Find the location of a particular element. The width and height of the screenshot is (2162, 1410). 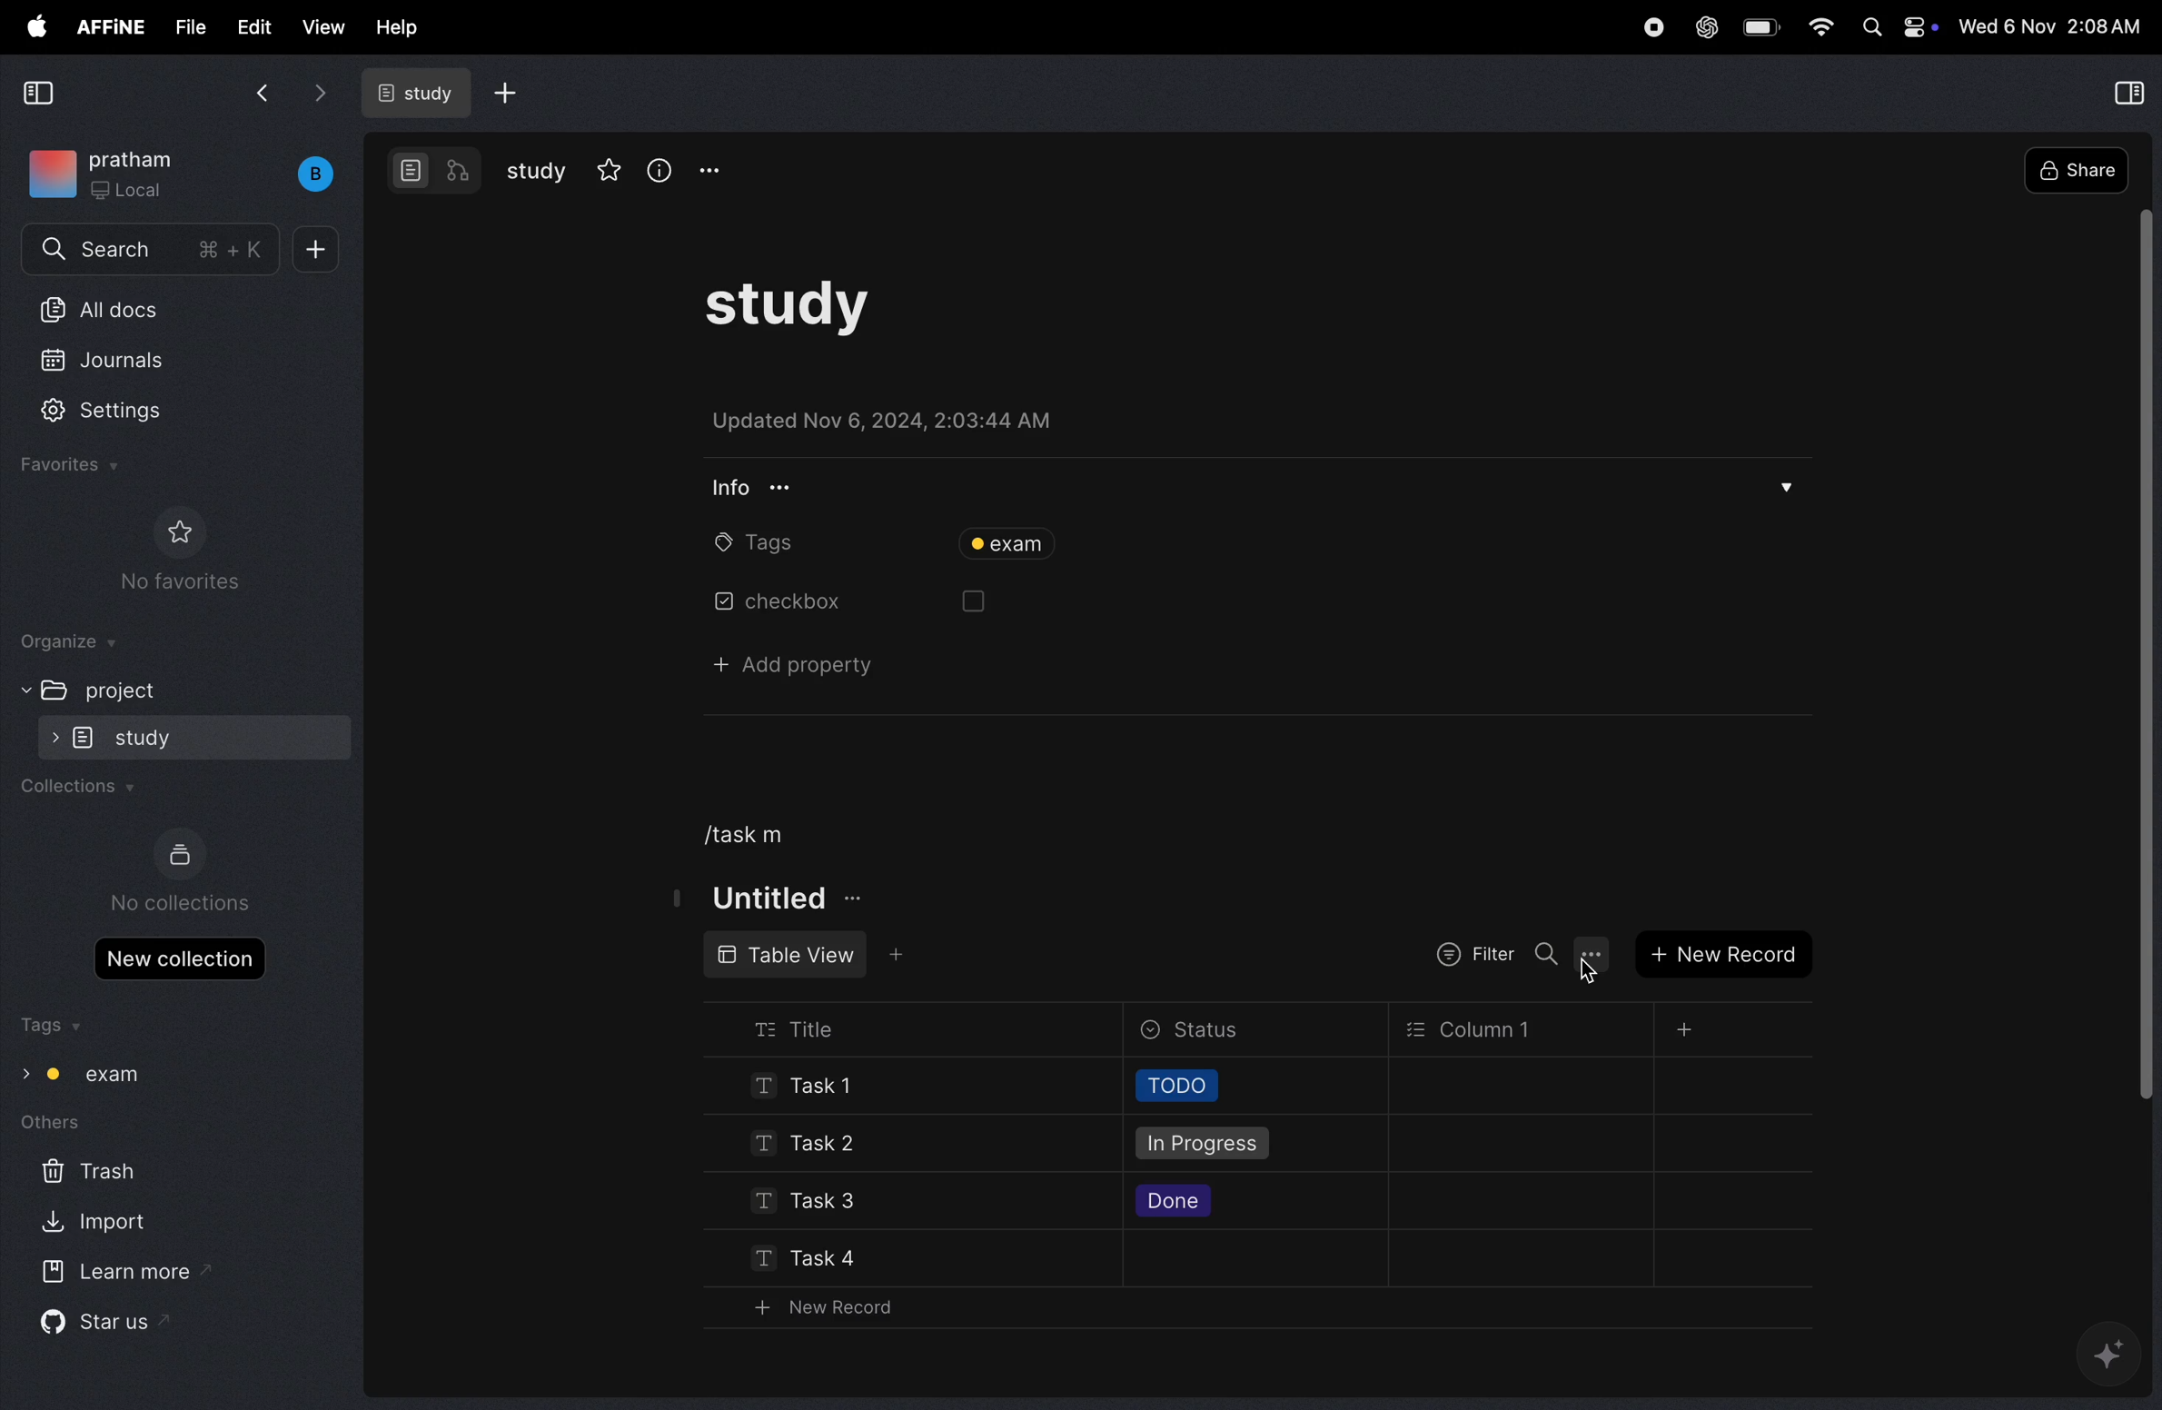

organize is located at coordinates (74, 640).